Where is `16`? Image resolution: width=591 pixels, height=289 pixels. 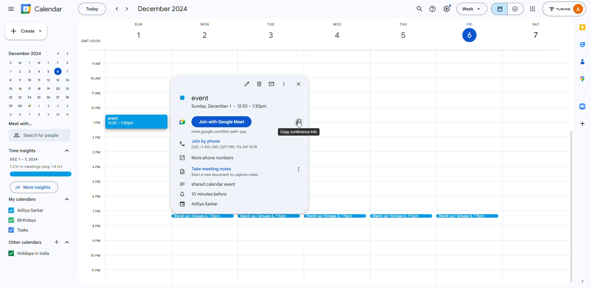
16 is located at coordinates (20, 89).